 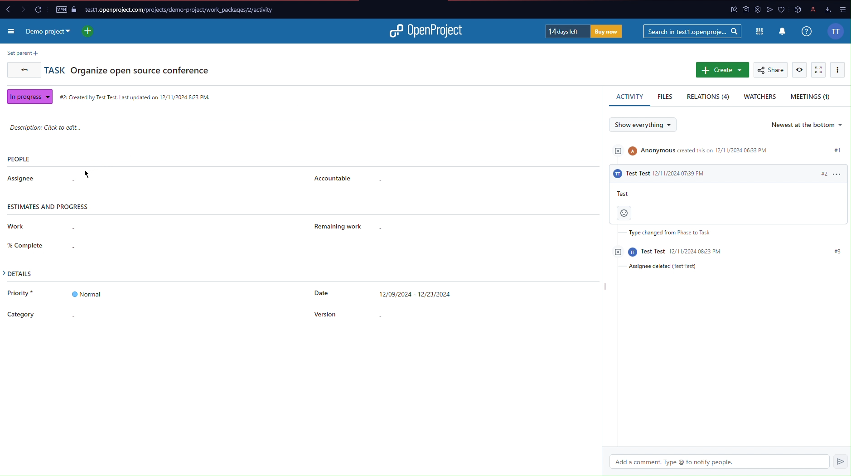 I want to click on Reload Page, so click(x=39, y=9).